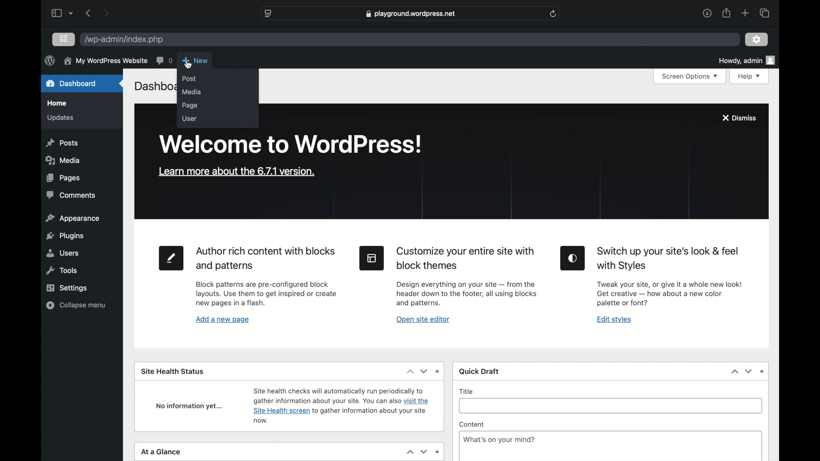 This screenshot has height=461, width=820. What do you see at coordinates (740, 118) in the screenshot?
I see `dismiss` at bounding box center [740, 118].